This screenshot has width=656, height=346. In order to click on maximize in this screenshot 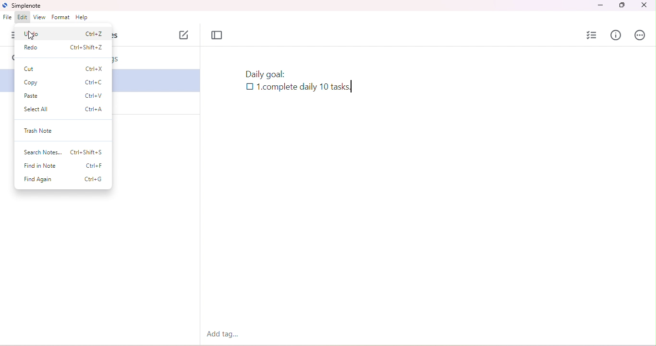, I will do `click(621, 5)`.